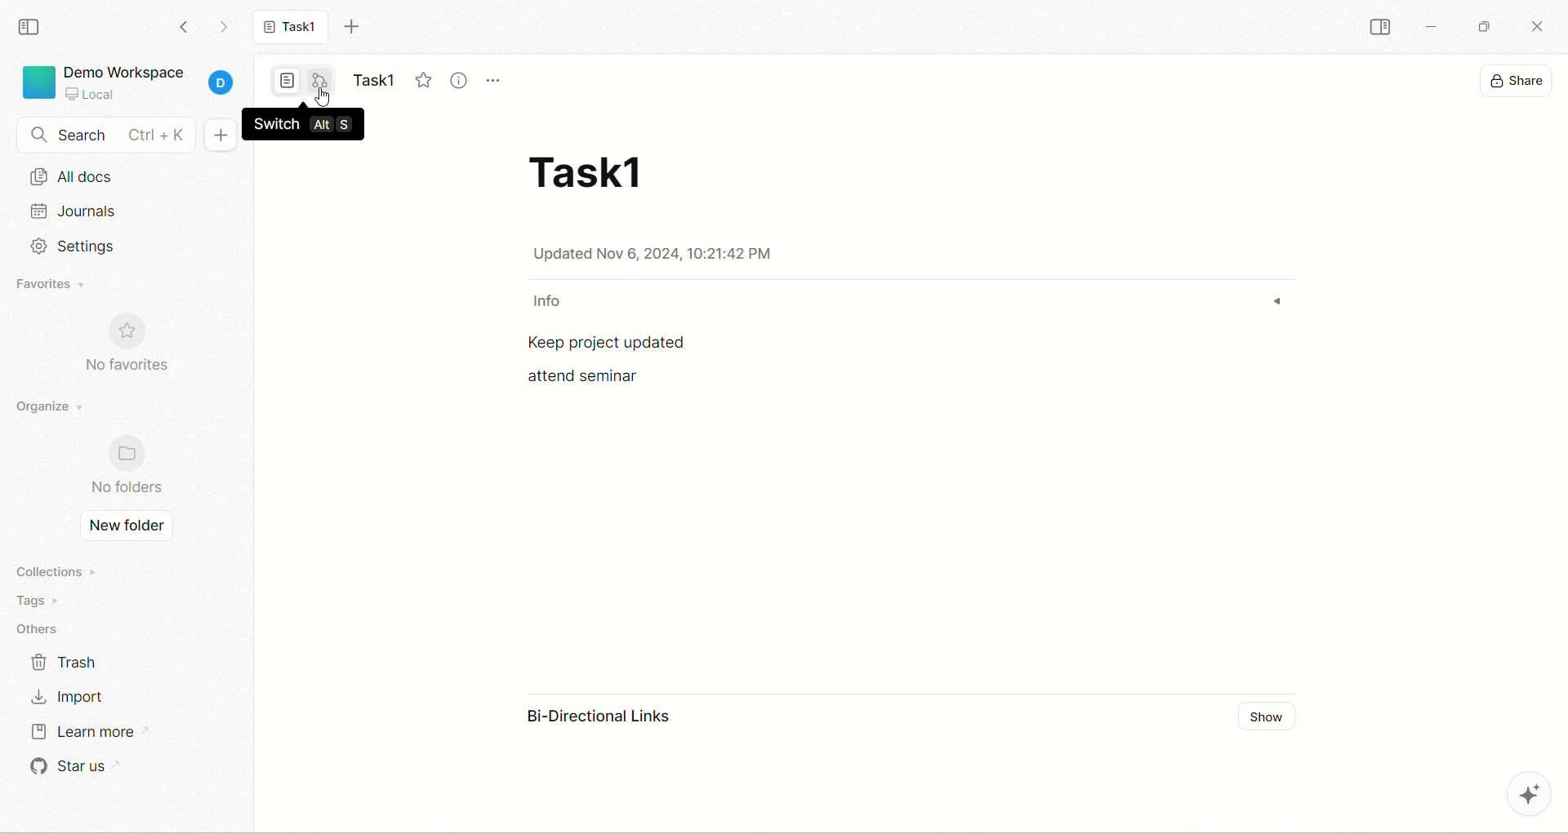 This screenshot has height=834, width=1568. Describe the element at coordinates (1379, 27) in the screenshot. I see `collapse sidebar` at that location.